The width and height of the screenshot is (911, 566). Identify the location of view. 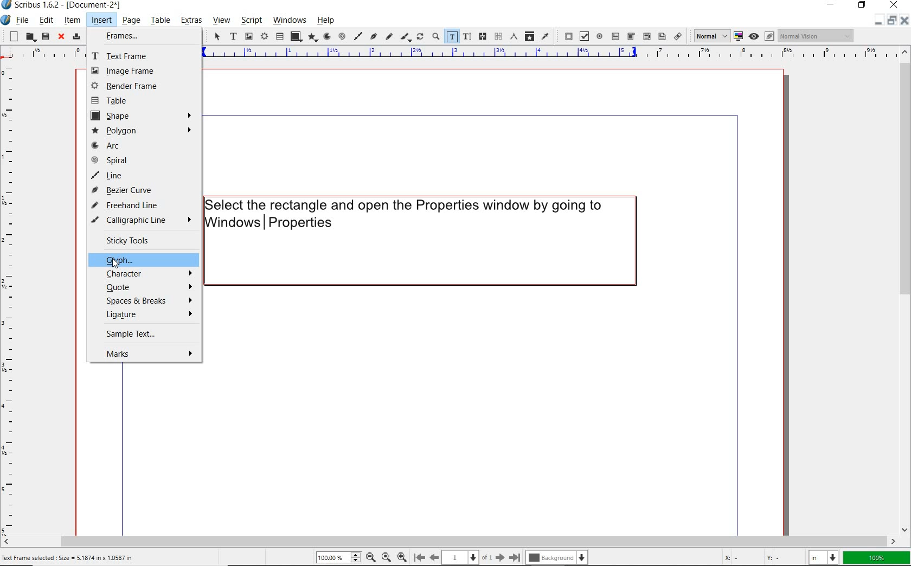
(221, 22).